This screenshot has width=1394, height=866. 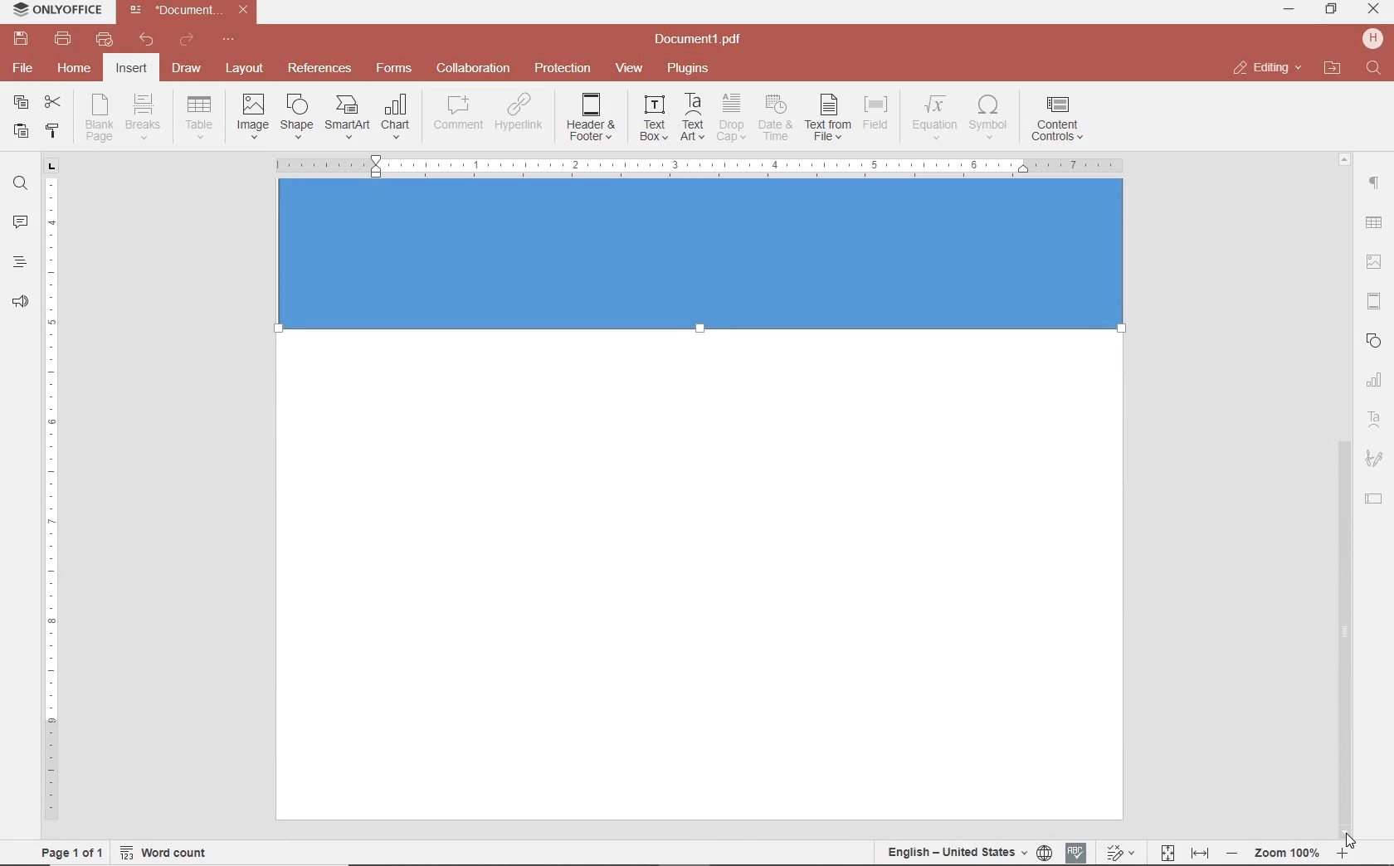 I want to click on EDIT HEADER OR FOOTER, so click(x=592, y=118).